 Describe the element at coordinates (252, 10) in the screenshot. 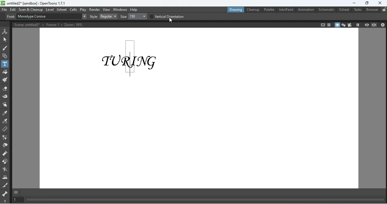

I see `Cleanup` at that location.